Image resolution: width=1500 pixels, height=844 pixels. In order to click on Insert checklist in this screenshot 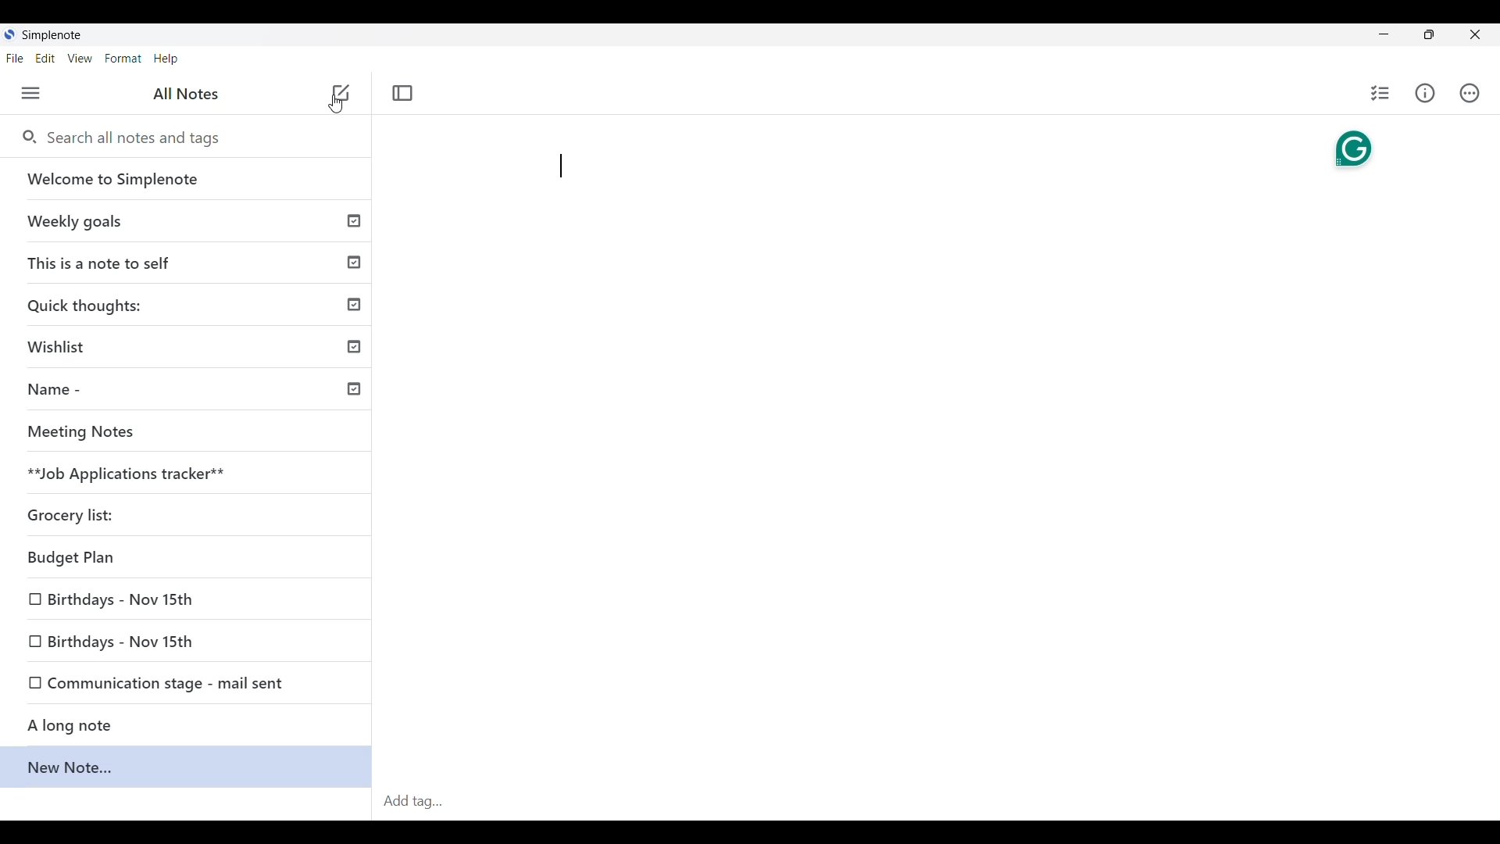, I will do `click(1381, 93)`.